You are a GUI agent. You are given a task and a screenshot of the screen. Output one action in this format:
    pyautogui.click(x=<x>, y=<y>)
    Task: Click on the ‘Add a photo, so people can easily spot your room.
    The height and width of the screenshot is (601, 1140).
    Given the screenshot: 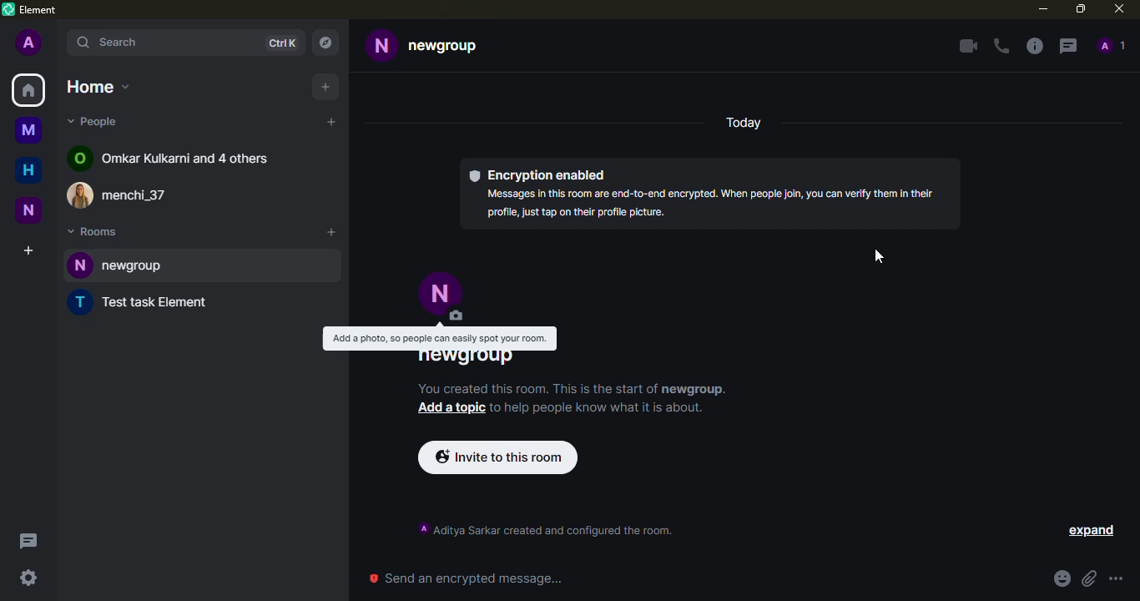 What is the action you would take?
    pyautogui.click(x=439, y=338)
    